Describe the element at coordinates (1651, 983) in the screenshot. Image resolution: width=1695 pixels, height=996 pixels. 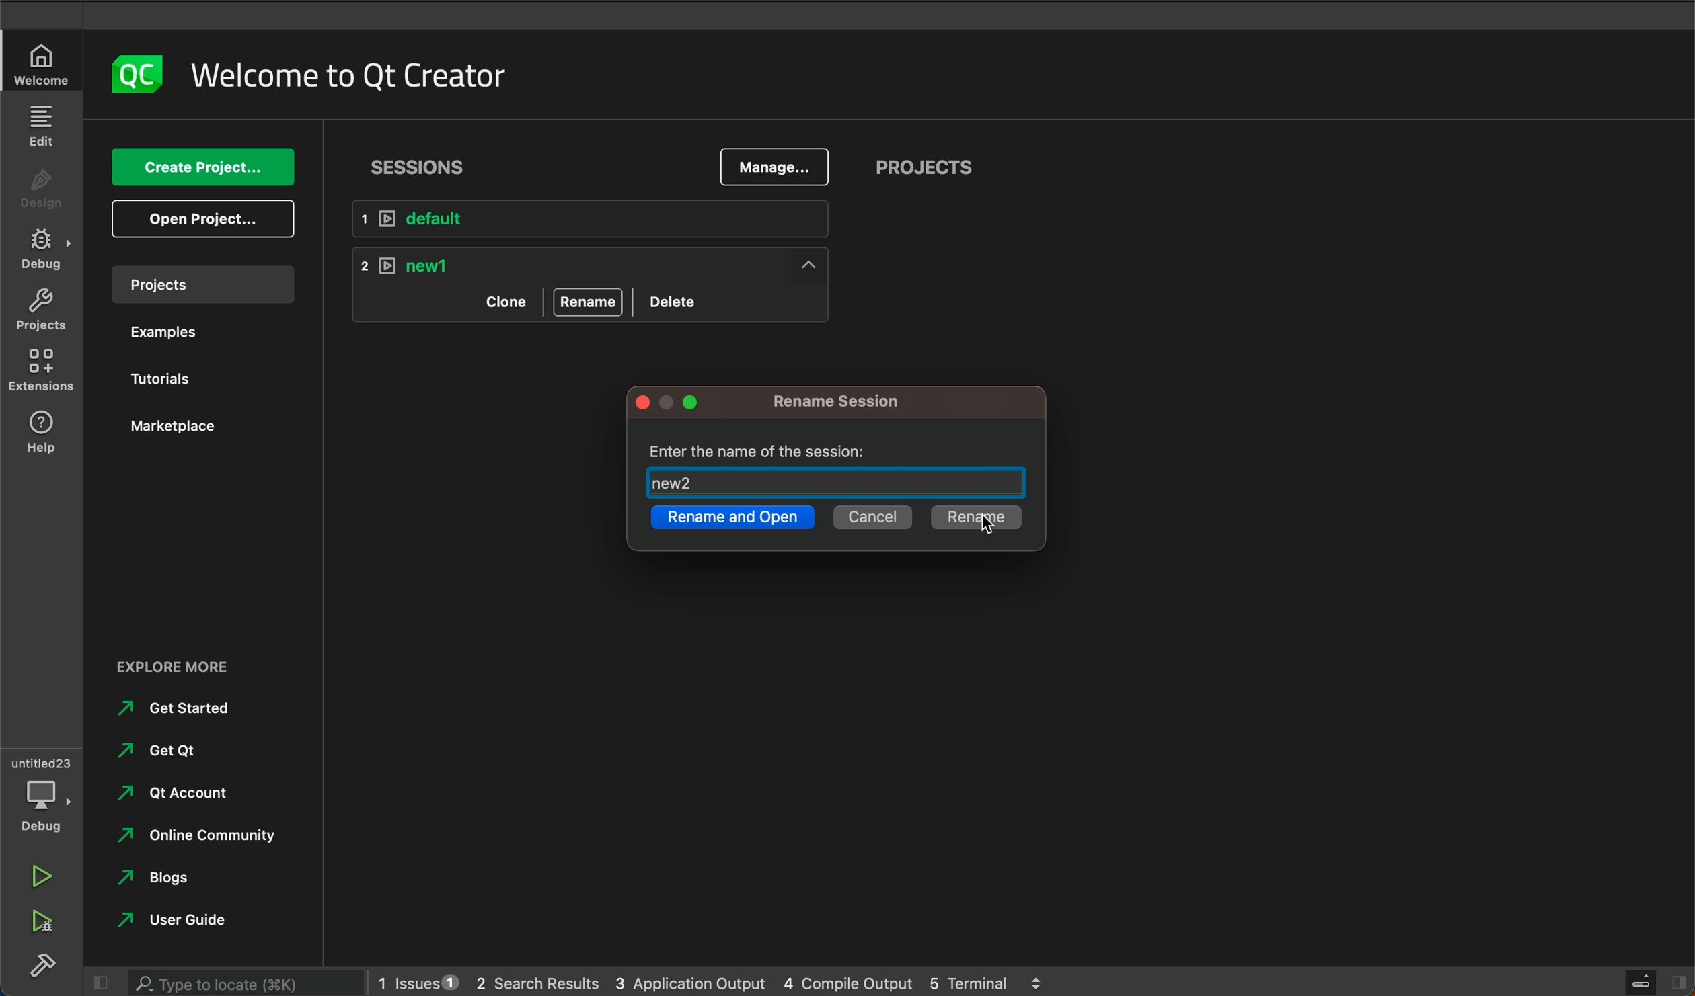
I see `close slide bar` at that location.